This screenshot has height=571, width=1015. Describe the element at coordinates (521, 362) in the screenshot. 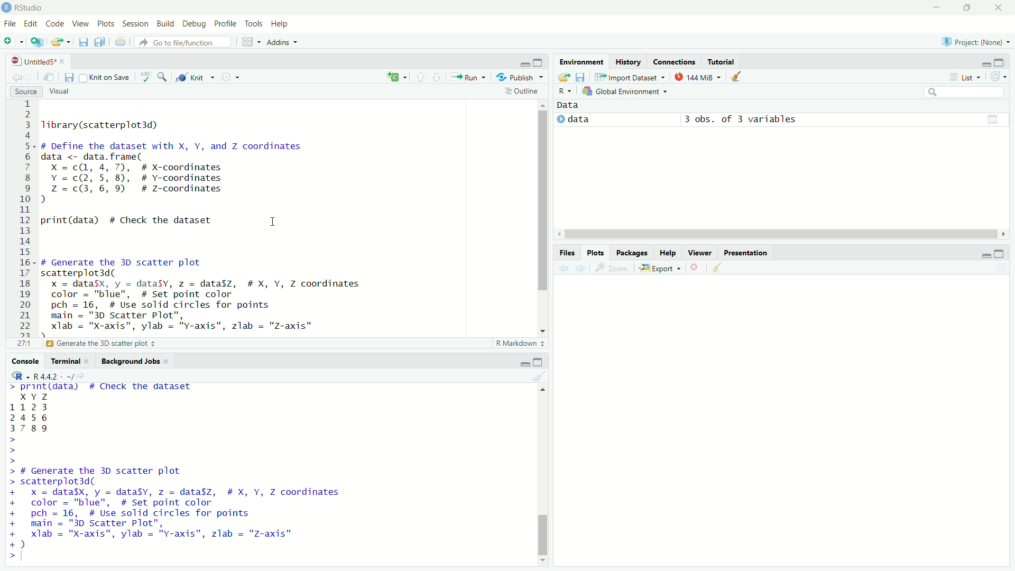

I see `minimize` at that location.